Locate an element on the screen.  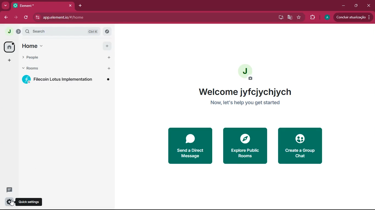
google translate is located at coordinates (290, 18).